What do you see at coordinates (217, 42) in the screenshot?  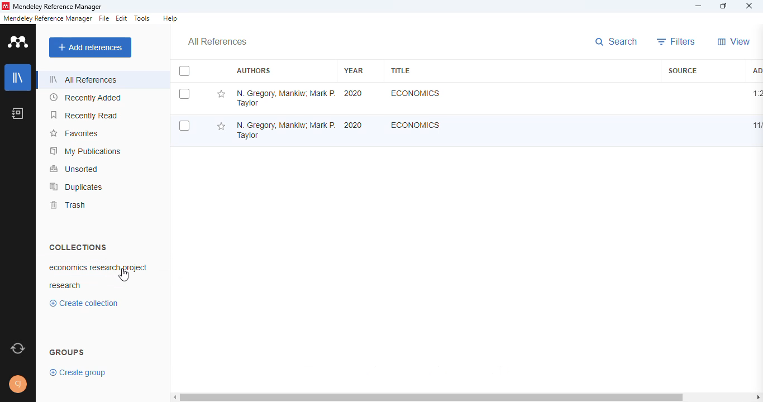 I see `all references` at bounding box center [217, 42].